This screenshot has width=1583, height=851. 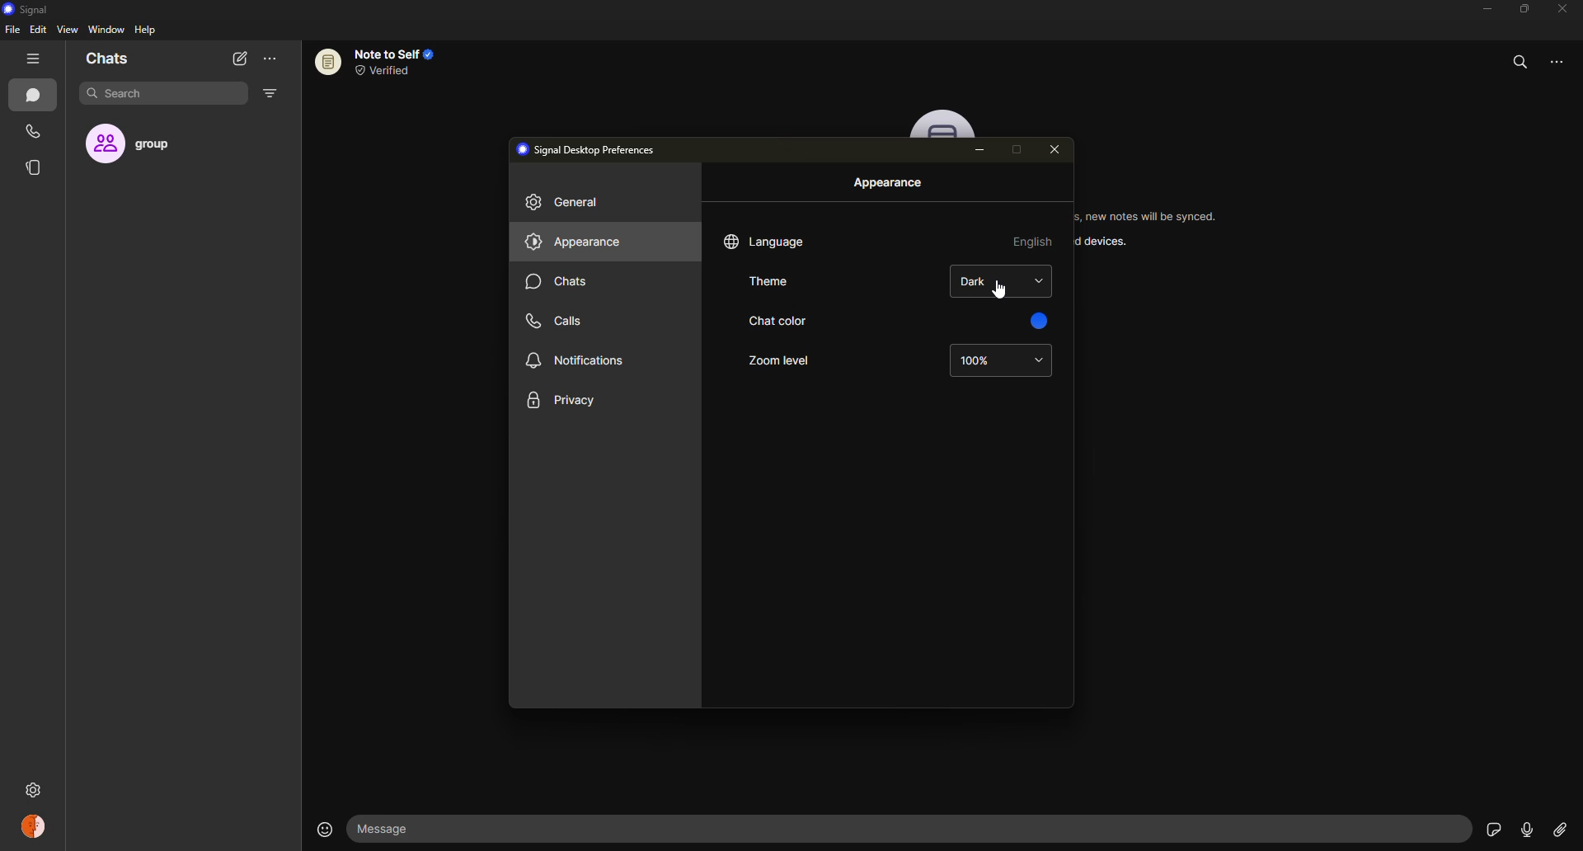 What do you see at coordinates (32, 790) in the screenshot?
I see `settings` at bounding box center [32, 790].